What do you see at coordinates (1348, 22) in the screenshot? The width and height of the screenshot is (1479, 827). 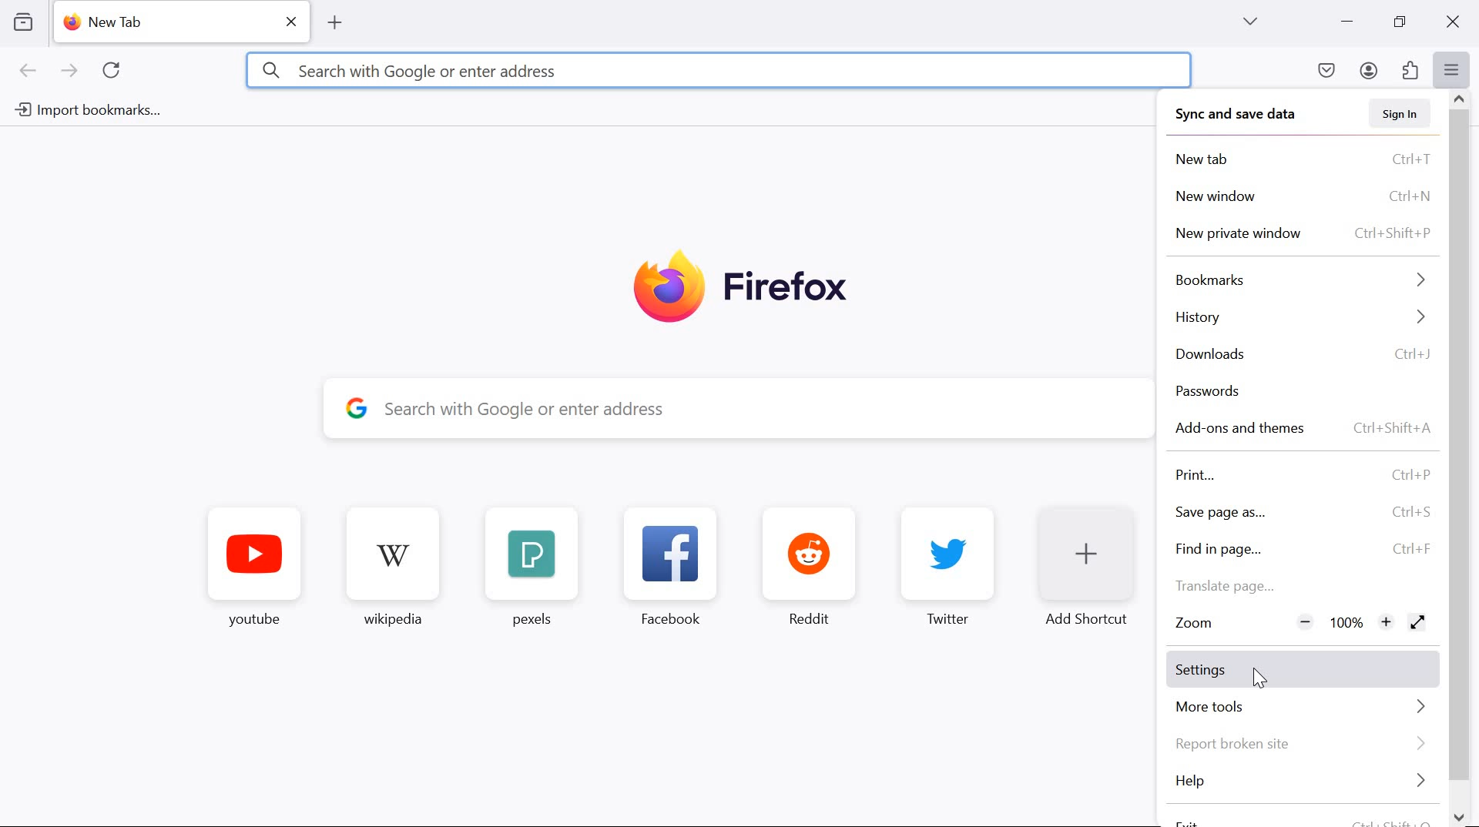 I see `minimize` at bounding box center [1348, 22].